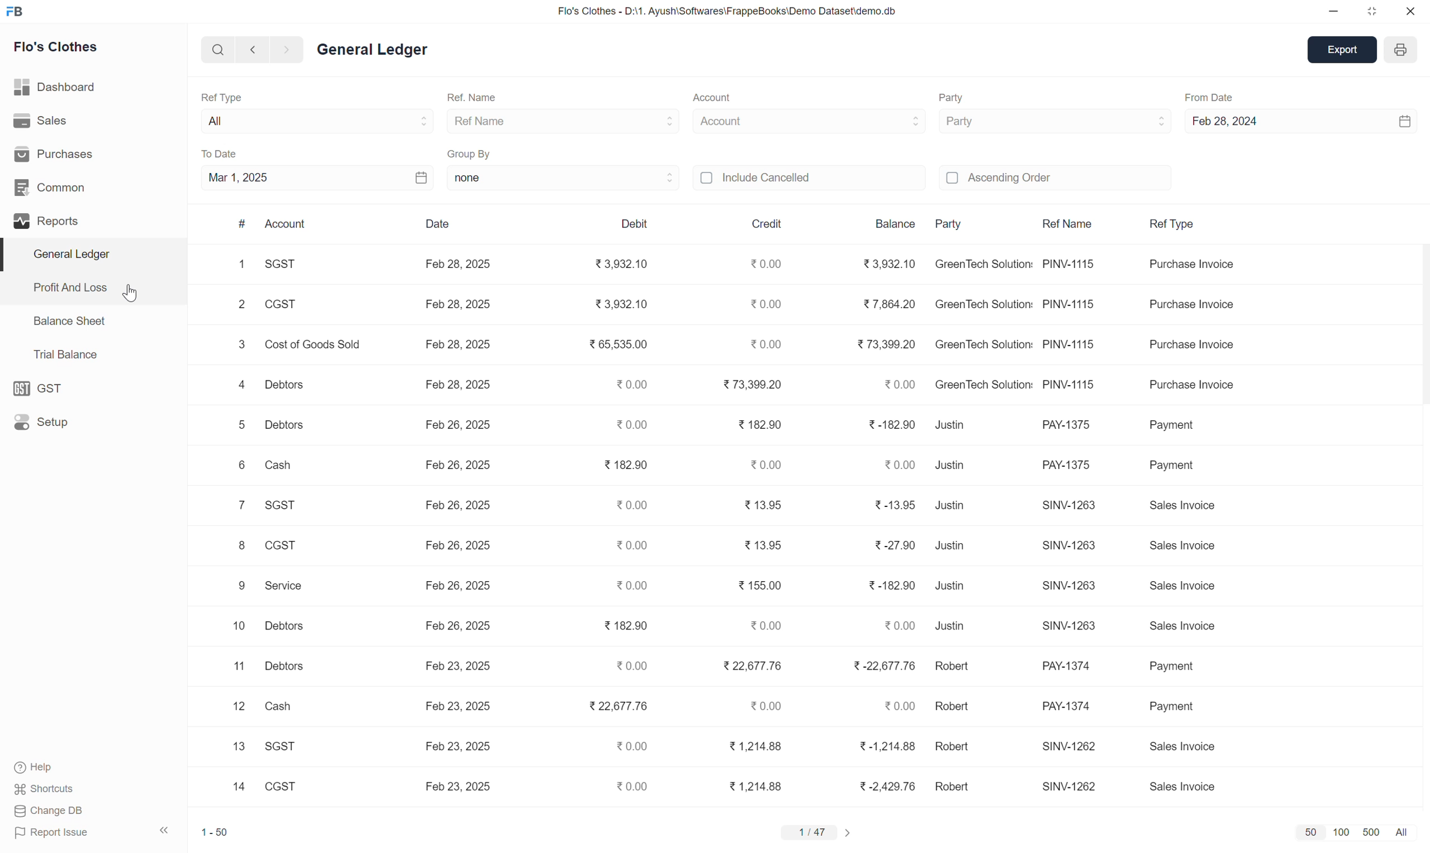 This screenshot has height=853, width=1430. What do you see at coordinates (458, 786) in the screenshot?
I see `Feb 23, 2025` at bounding box center [458, 786].